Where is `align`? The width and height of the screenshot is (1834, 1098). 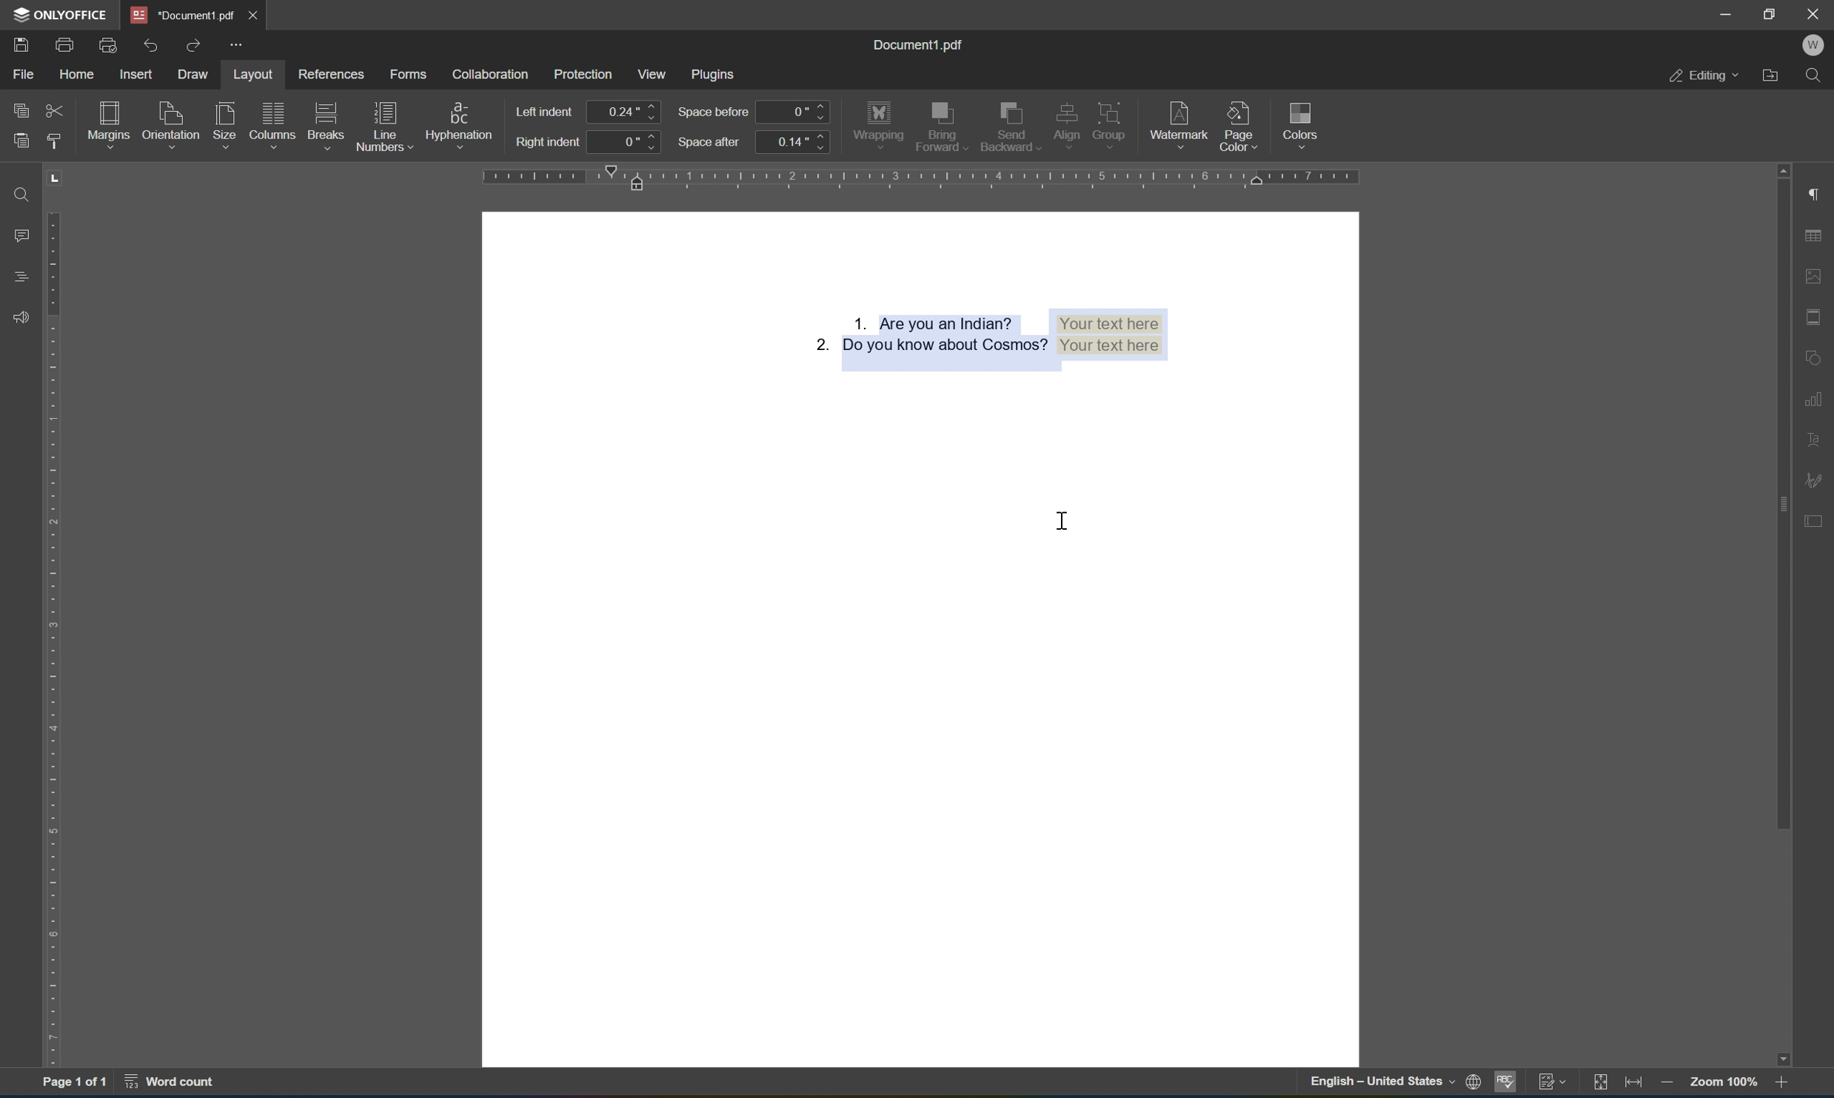
align is located at coordinates (1066, 121).